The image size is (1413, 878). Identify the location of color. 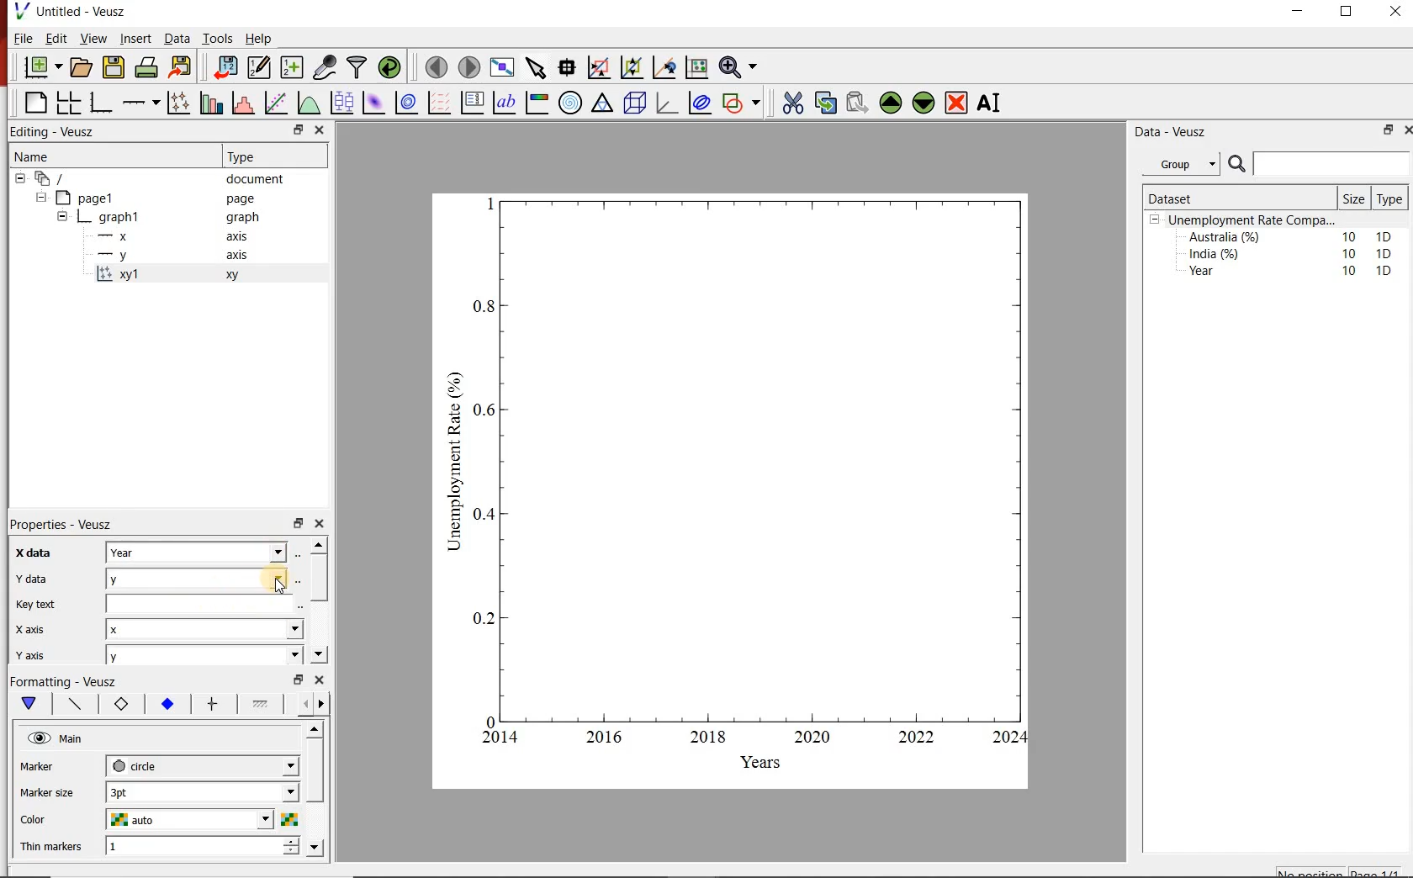
(46, 820).